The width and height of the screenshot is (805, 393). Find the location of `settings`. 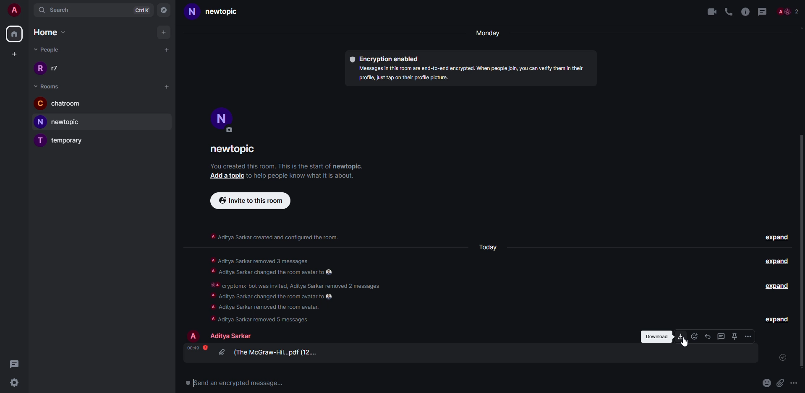

settings is located at coordinates (16, 384).